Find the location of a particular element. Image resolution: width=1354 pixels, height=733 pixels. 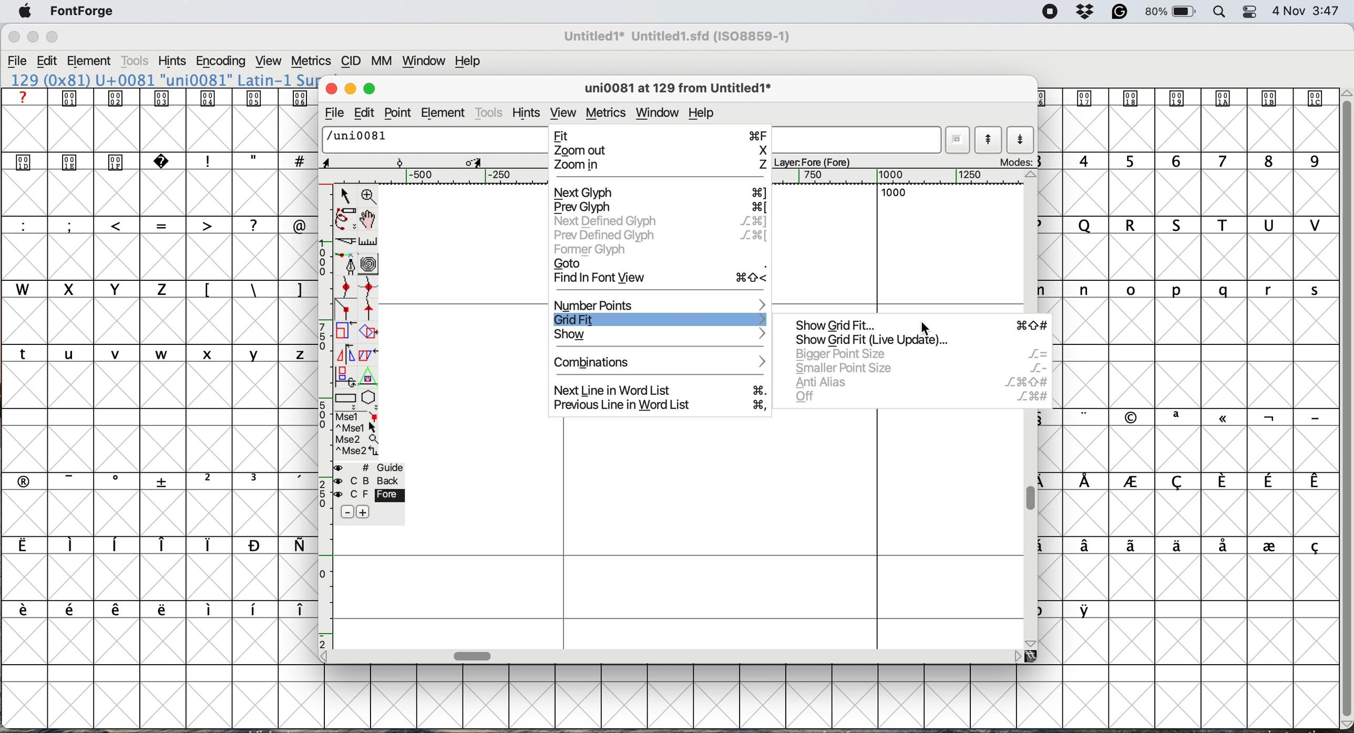

Grammarly Icon is located at coordinates (1119, 12).